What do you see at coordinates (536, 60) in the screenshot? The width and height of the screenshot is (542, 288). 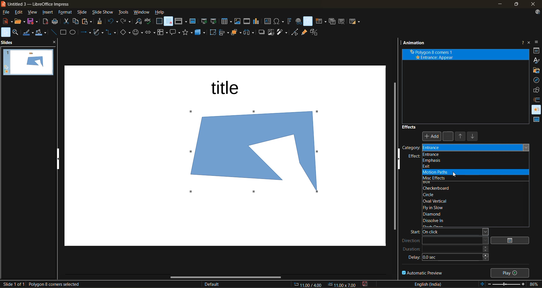 I see `styles` at bounding box center [536, 60].